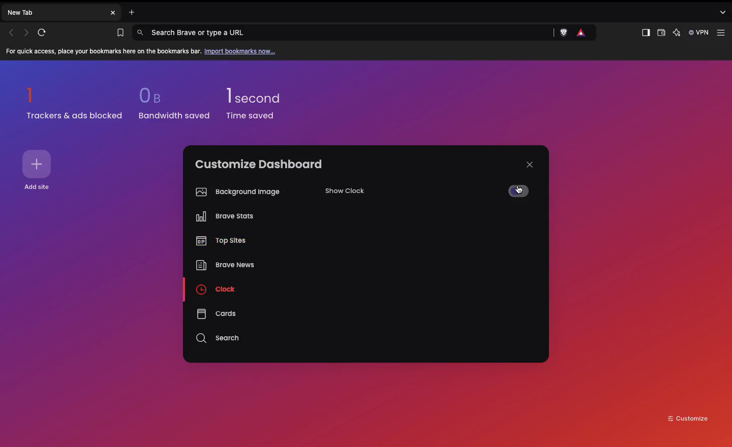 This screenshot has width=732, height=447. What do you see at coordinates (518, 190) in the screenshot?
I see `cursor` at bounding box center [518, 190].